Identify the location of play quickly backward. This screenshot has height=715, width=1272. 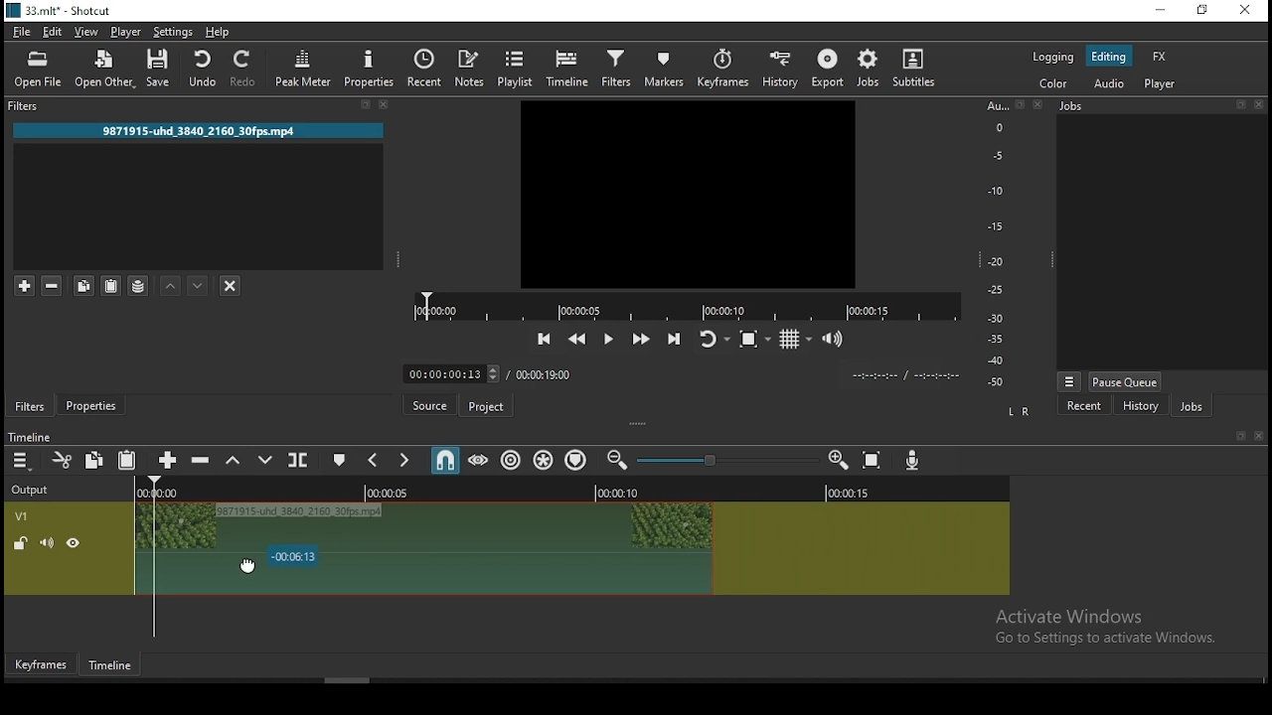
(579, 339).